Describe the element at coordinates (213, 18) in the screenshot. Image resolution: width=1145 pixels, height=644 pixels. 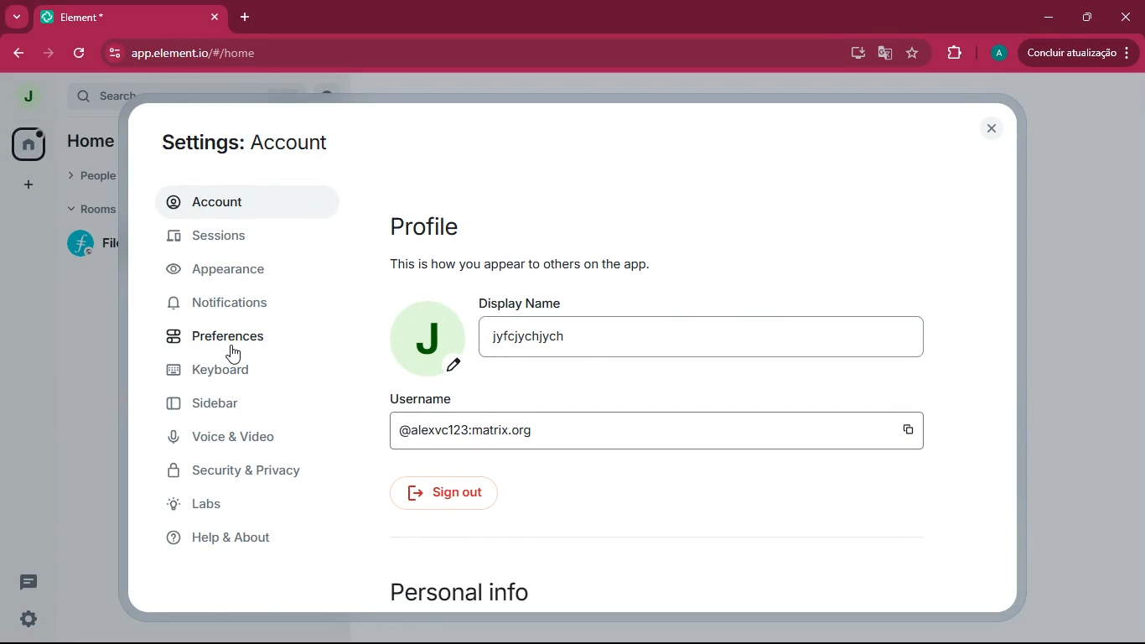
I see `Close` at that location.